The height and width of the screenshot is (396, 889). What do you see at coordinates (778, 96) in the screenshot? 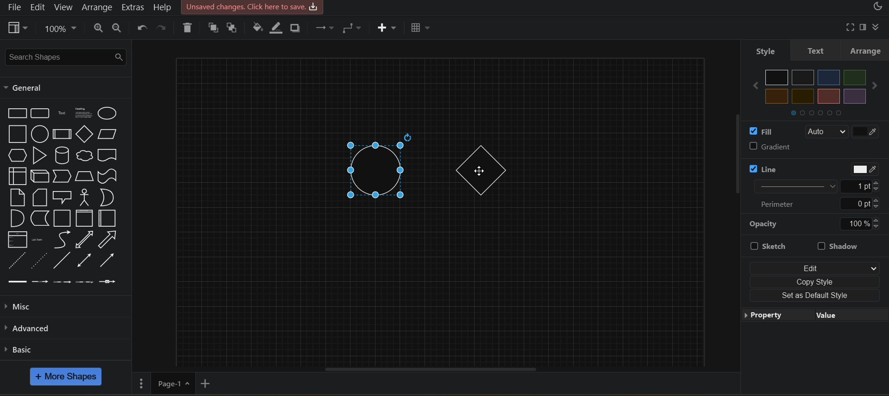
I see `` at bounding box center [778, 96].